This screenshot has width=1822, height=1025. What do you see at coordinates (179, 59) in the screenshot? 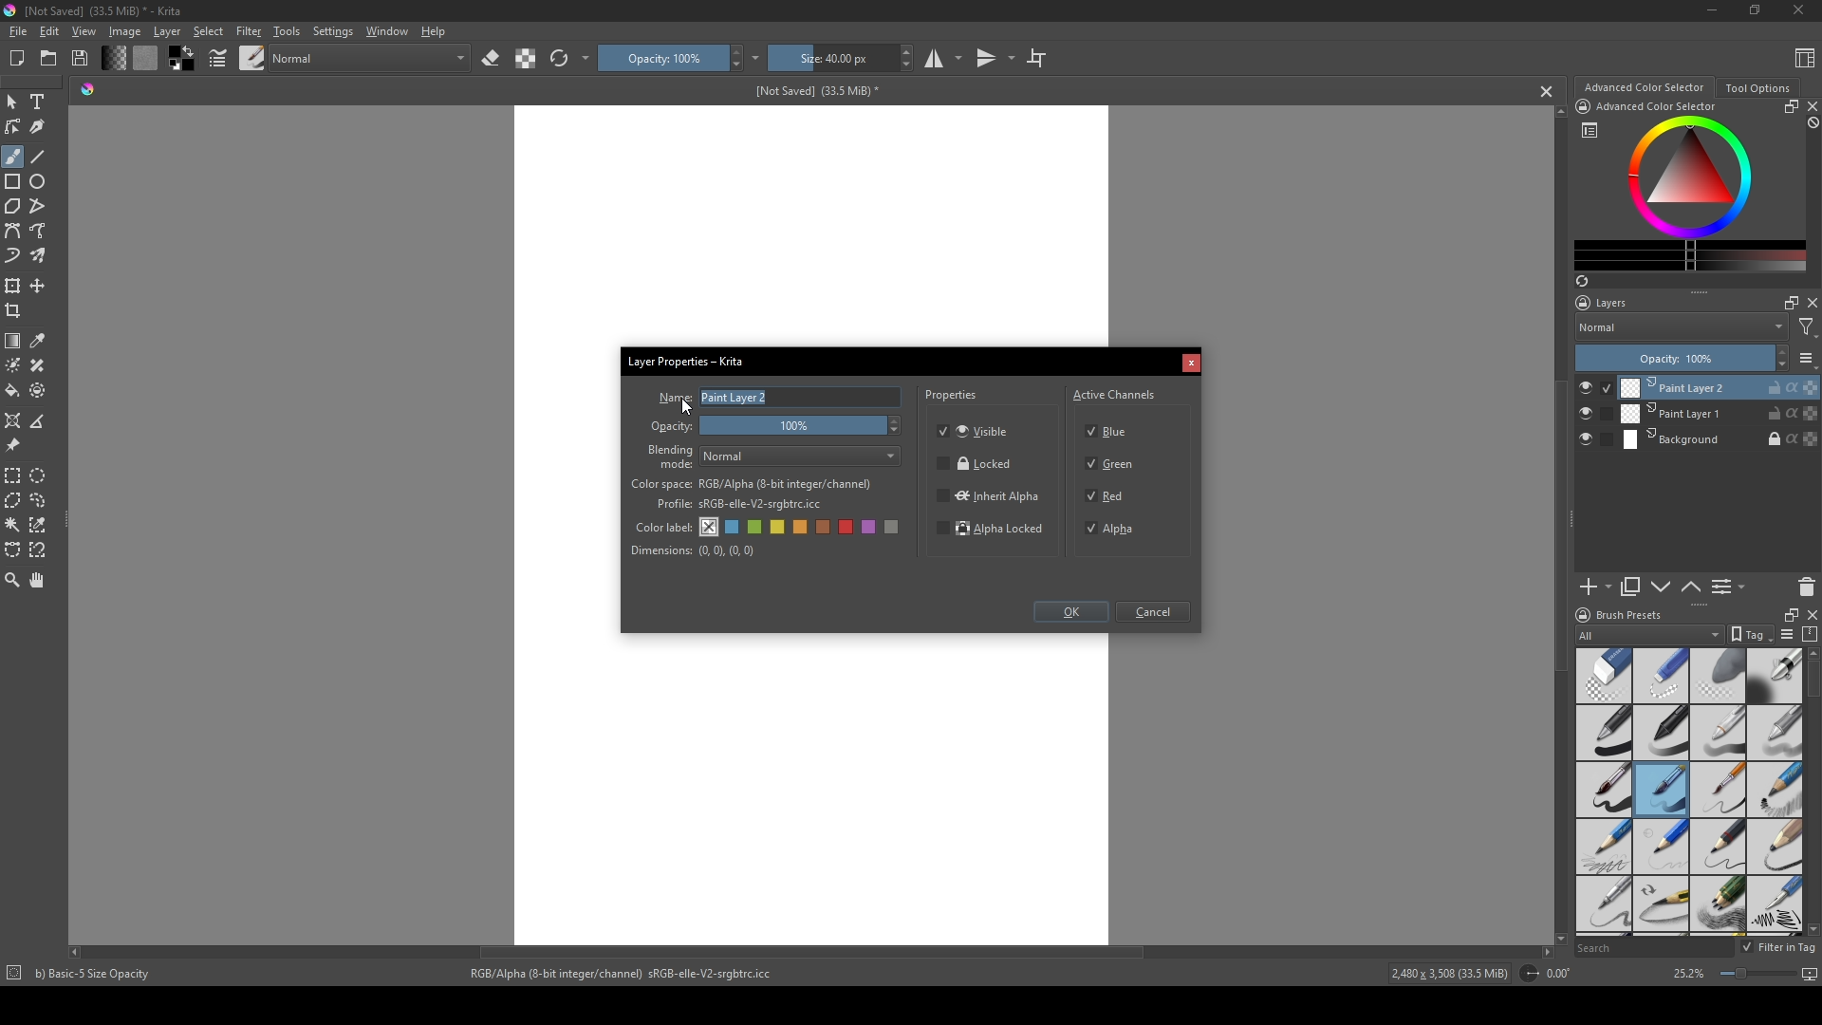
I see `color` at bounding box center [179, 59].